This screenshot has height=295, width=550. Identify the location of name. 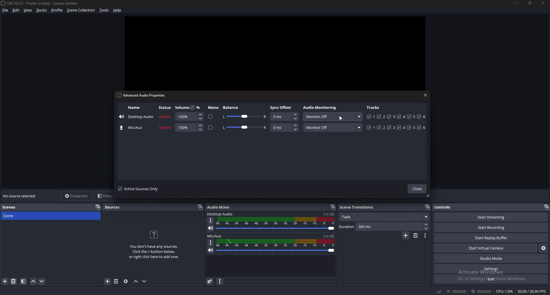
(133, 108).